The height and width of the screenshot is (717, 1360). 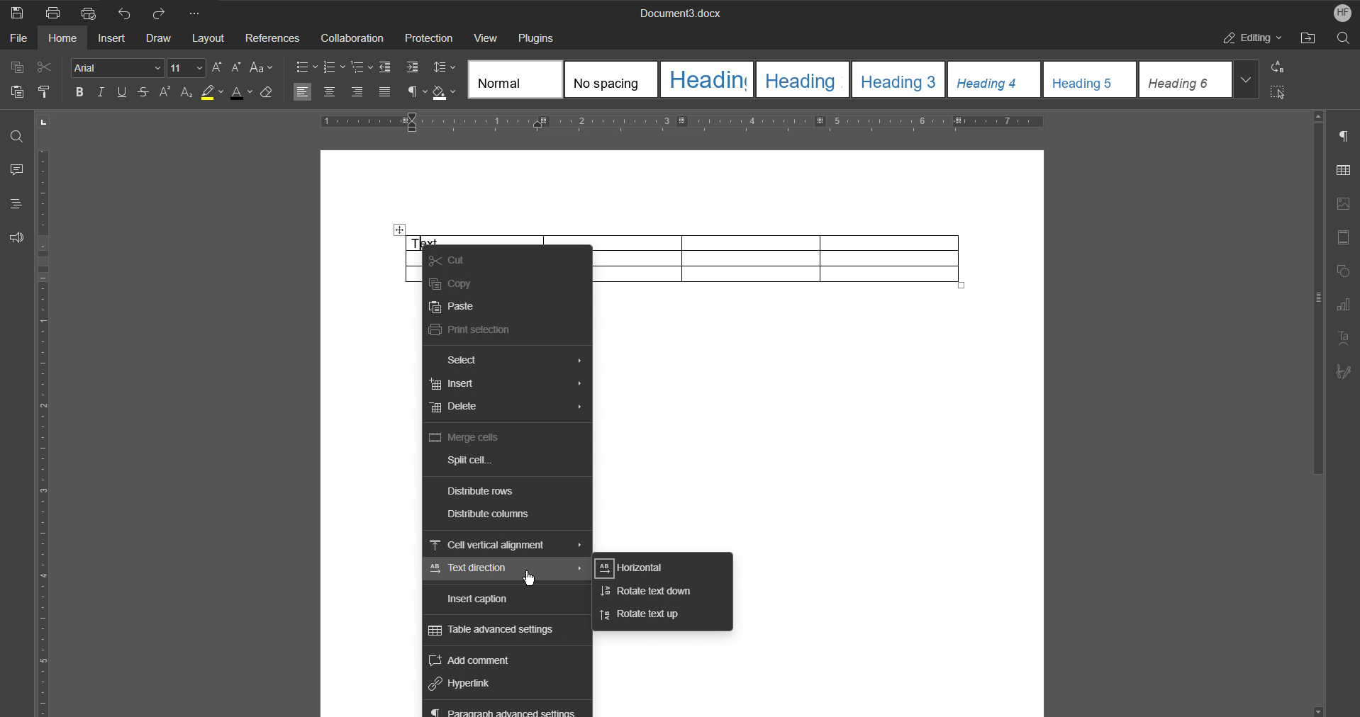 What do you see at coordinates (16, 203) in the screenshot?
I see `Headings` at bounding box center [16, 203].